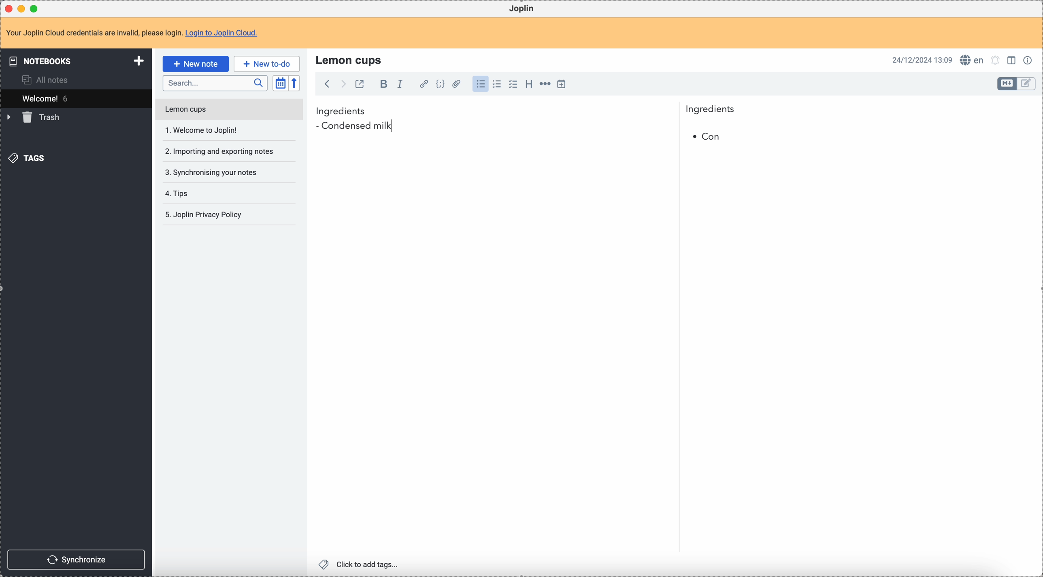  What do you see at coordinates (178, 194) in the screenshot?
I see `tips` at bounding box center [178, 194].